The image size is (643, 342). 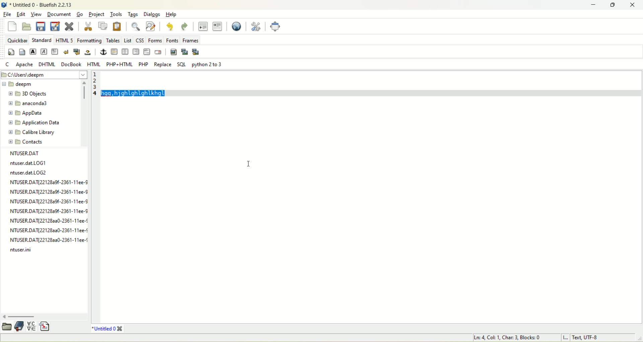 What do you see at coordinates (112, 40) in the screenshot?
I see `table` at bounding box center [112, 40].